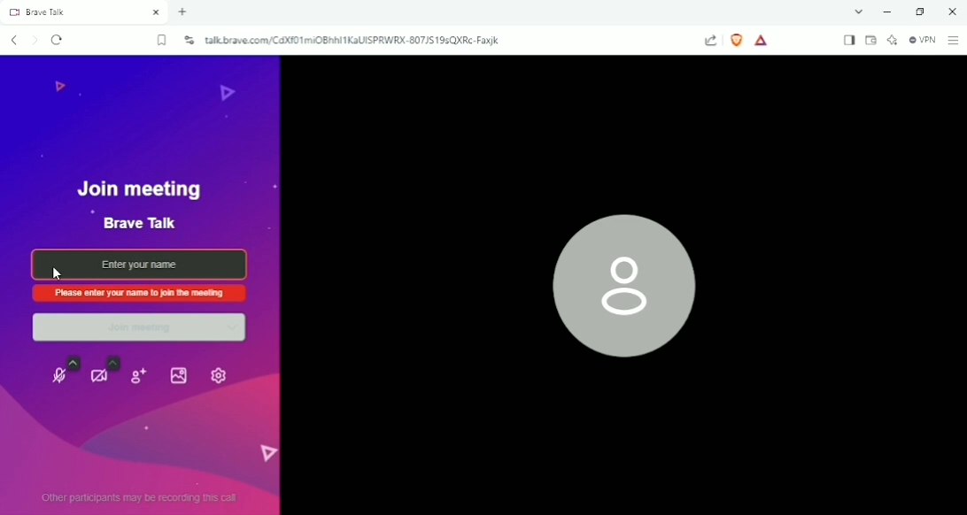  What do you see at coordinates (161, 41) in the screenshot?
I see `Bookmark this tab` at bounding box center [161, 41].